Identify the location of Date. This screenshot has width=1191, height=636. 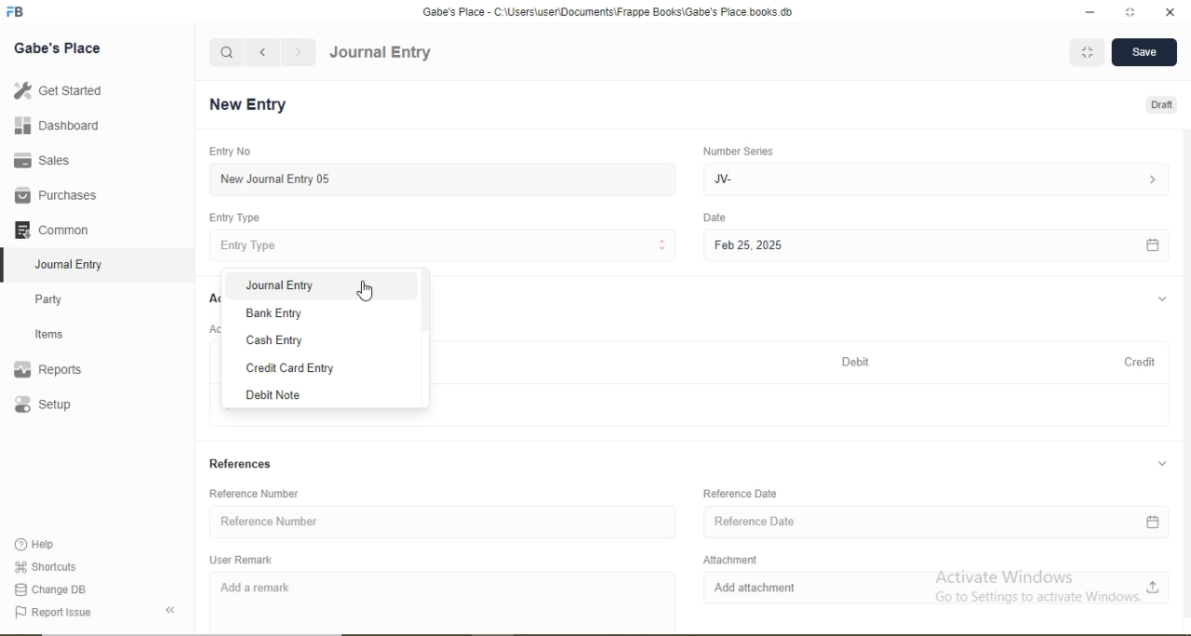
(716, 218).